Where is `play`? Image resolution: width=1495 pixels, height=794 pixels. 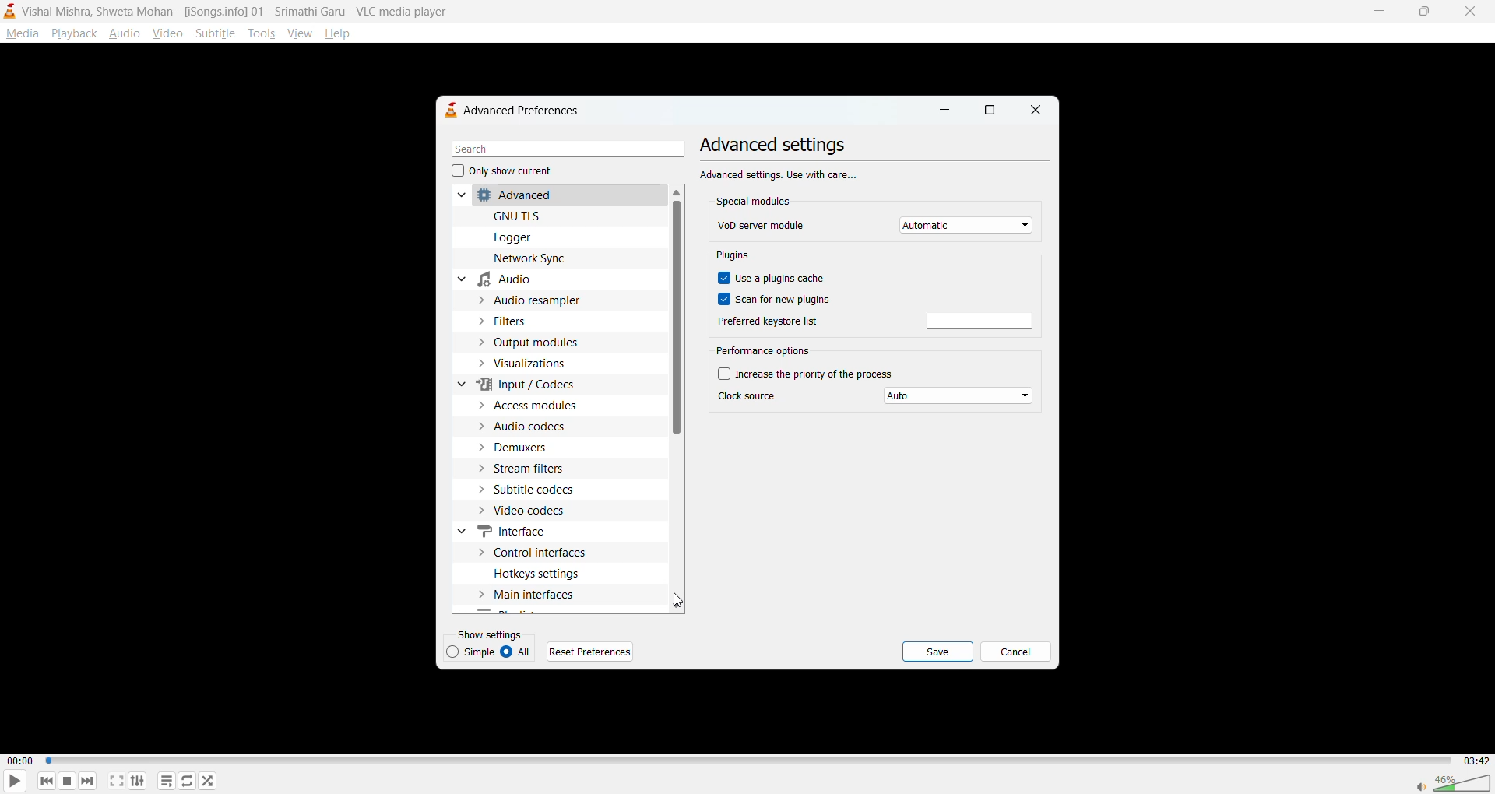 play is located at coordinates (9, 782).